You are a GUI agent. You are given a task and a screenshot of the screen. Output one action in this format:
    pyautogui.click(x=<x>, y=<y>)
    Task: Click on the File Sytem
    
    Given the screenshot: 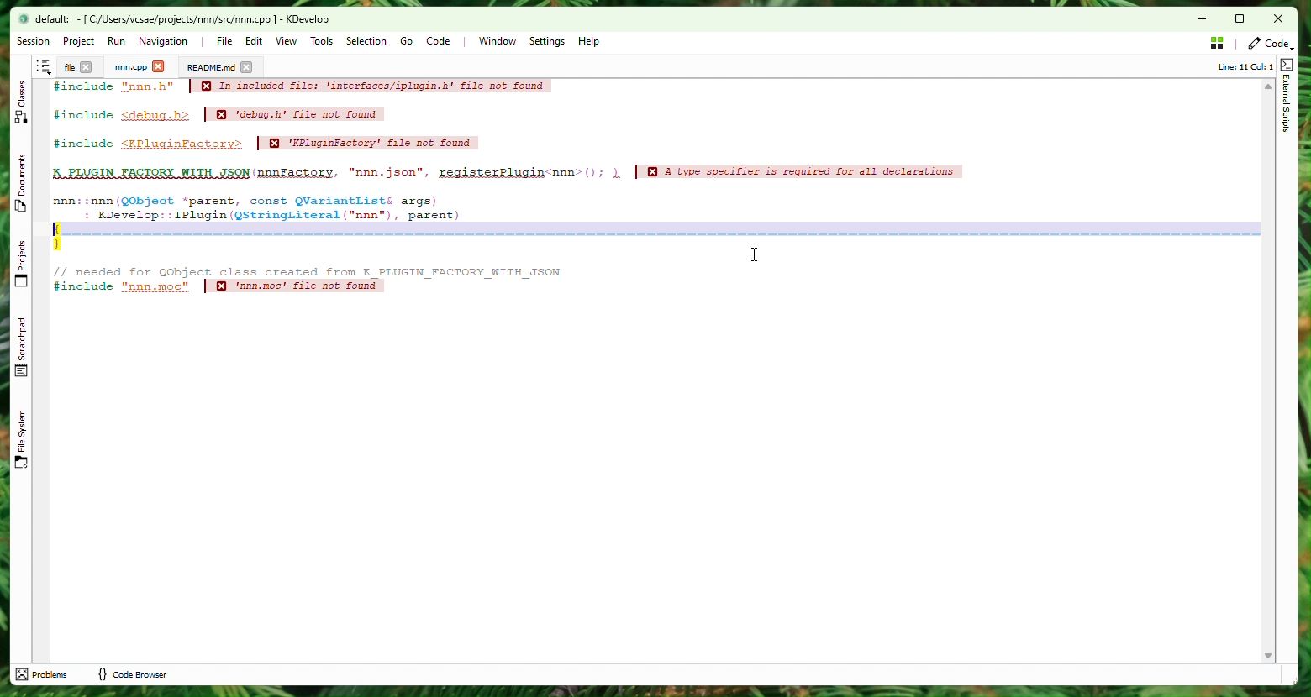 What is the action you would take?
    pyautogui.click(x=24, y=441)
    